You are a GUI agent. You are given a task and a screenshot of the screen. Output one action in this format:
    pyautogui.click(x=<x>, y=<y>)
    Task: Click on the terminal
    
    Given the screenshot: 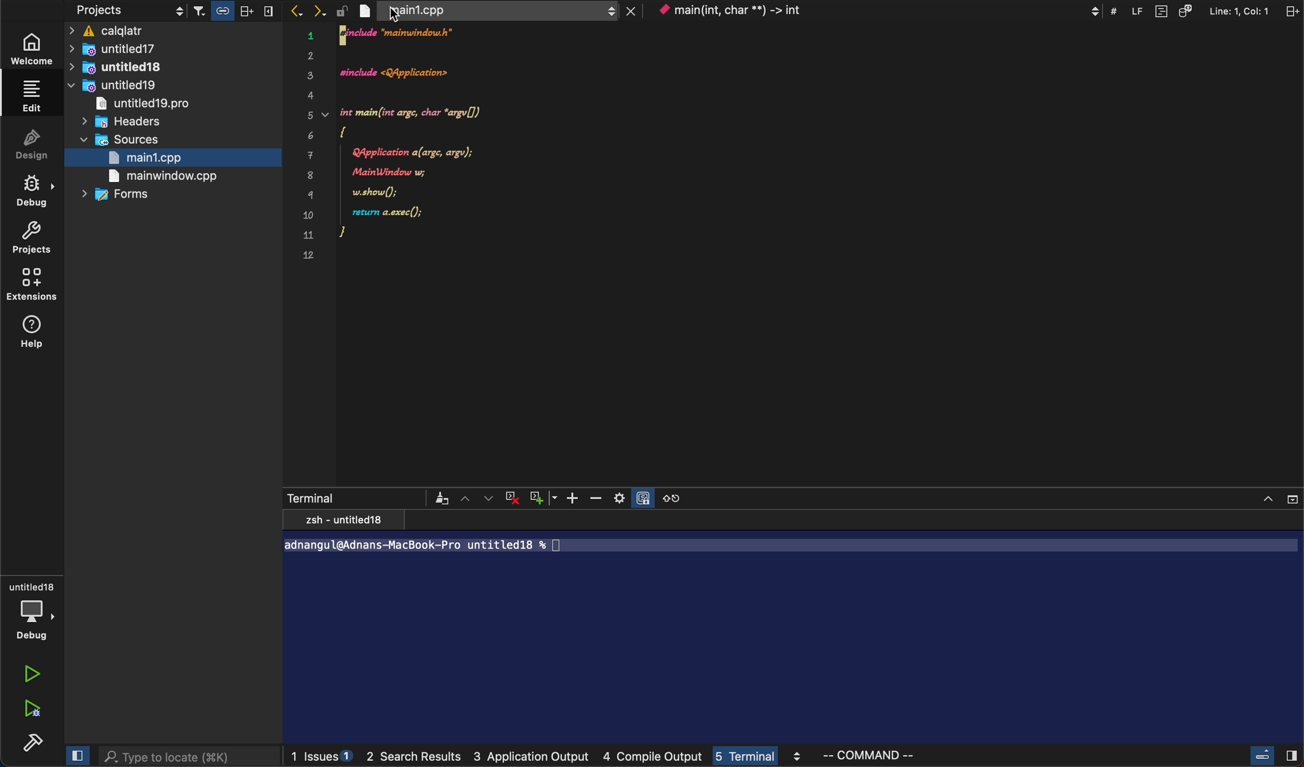 What is the action you would take?
    pyautogui.click(x=793, y=627)
    